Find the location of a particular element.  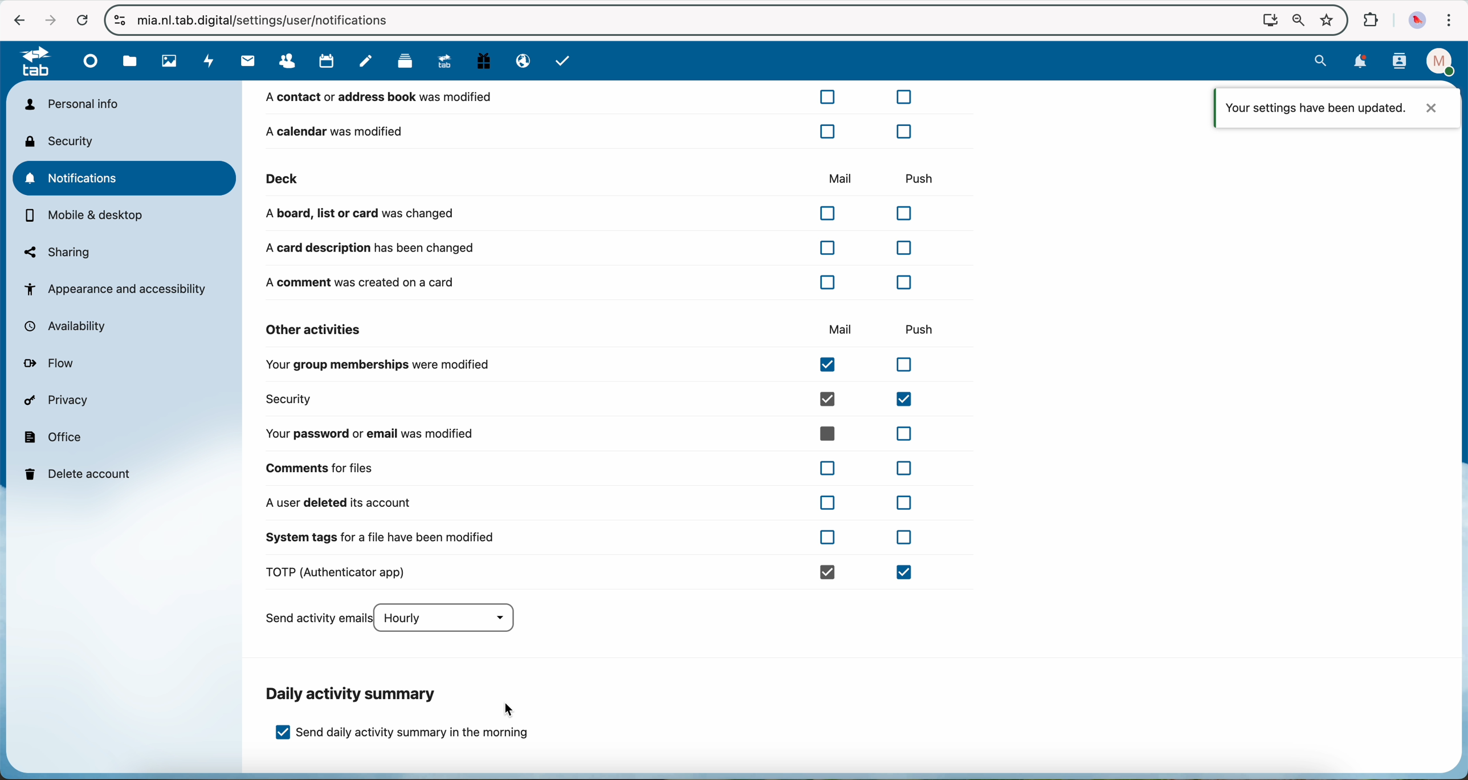

click on send daily activity summary in the morning is located at coordinates (403, 737).